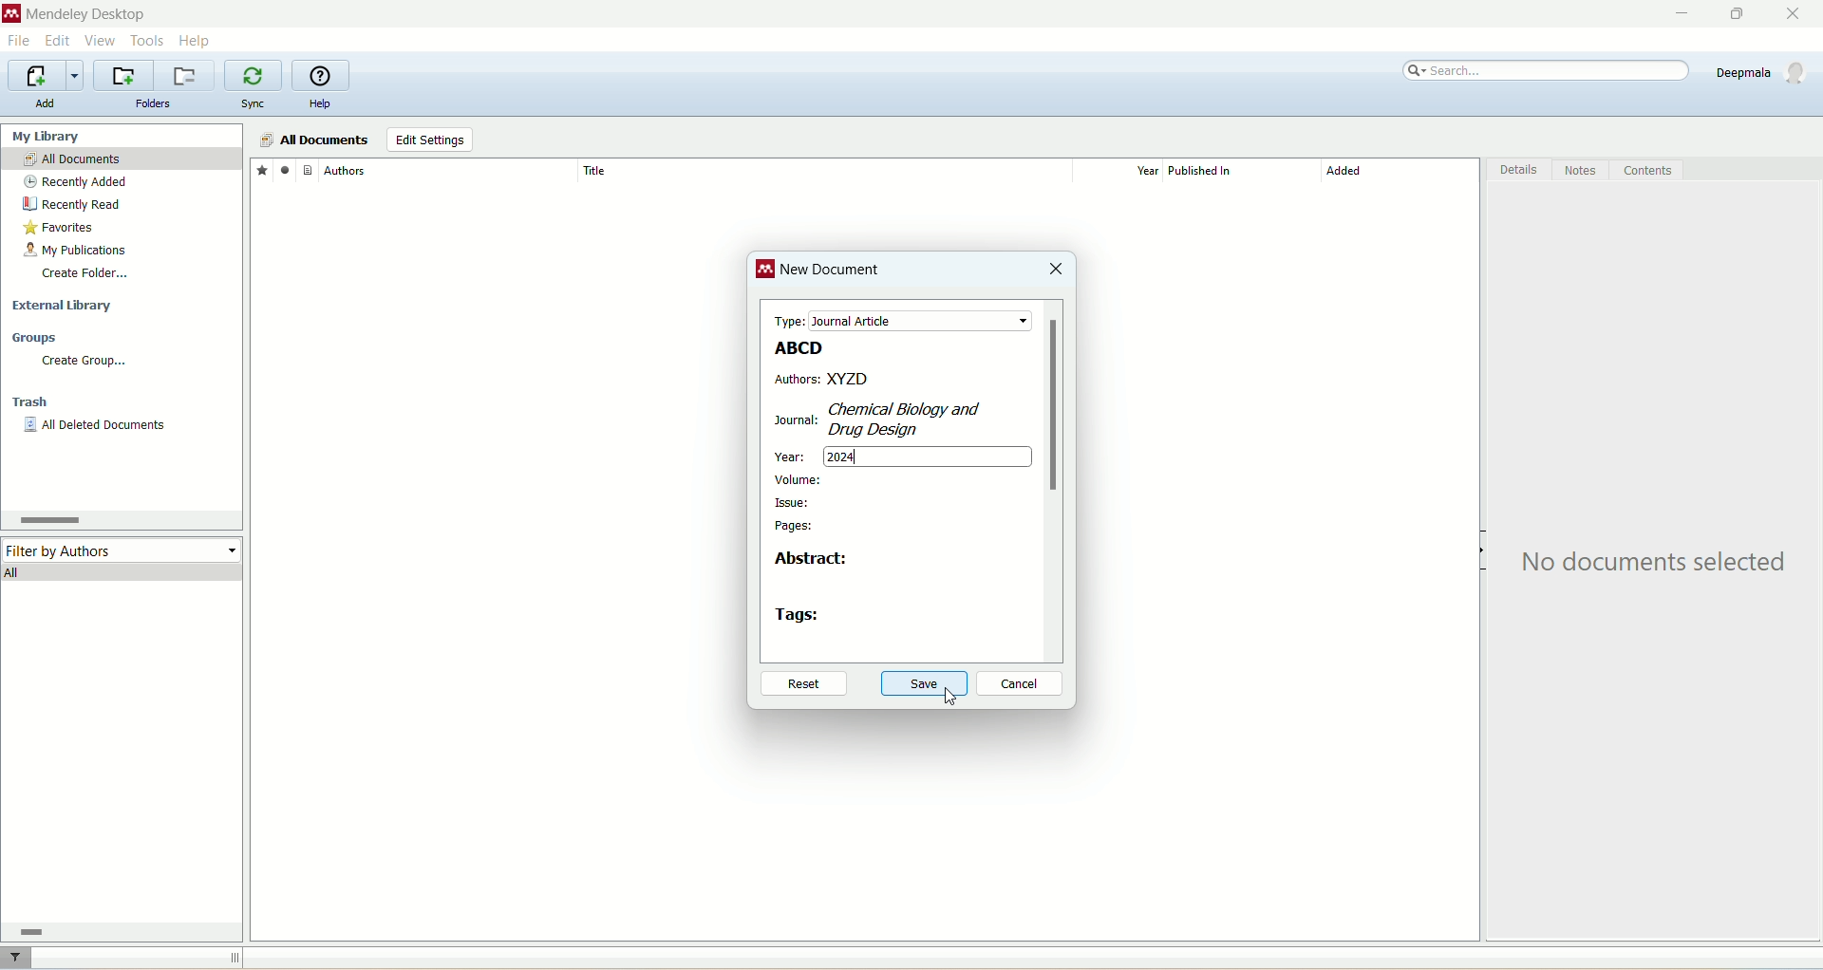 The width and height of the screenshot is (1823, 970). I want to click on recently added, so click(76, 182).